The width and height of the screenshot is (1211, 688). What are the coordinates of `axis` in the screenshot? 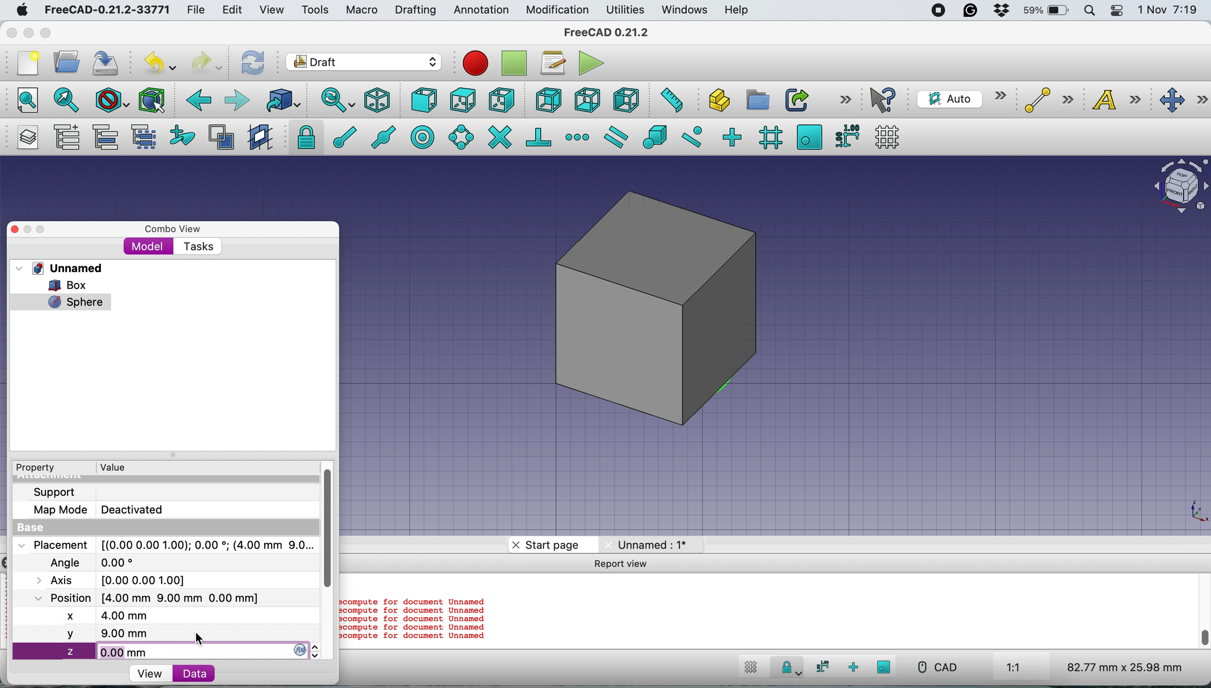 It's located at (122, 580).